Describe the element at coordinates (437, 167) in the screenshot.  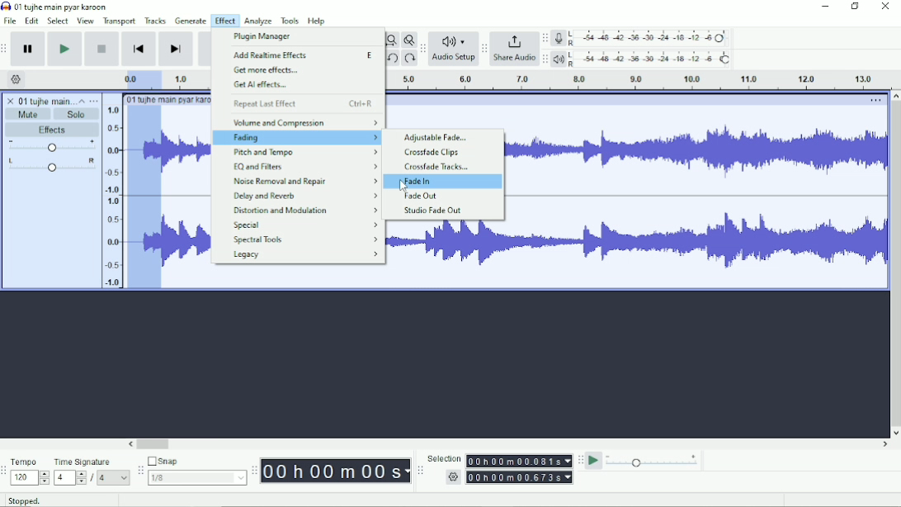
I see `Crossfade Tracks` at that location.